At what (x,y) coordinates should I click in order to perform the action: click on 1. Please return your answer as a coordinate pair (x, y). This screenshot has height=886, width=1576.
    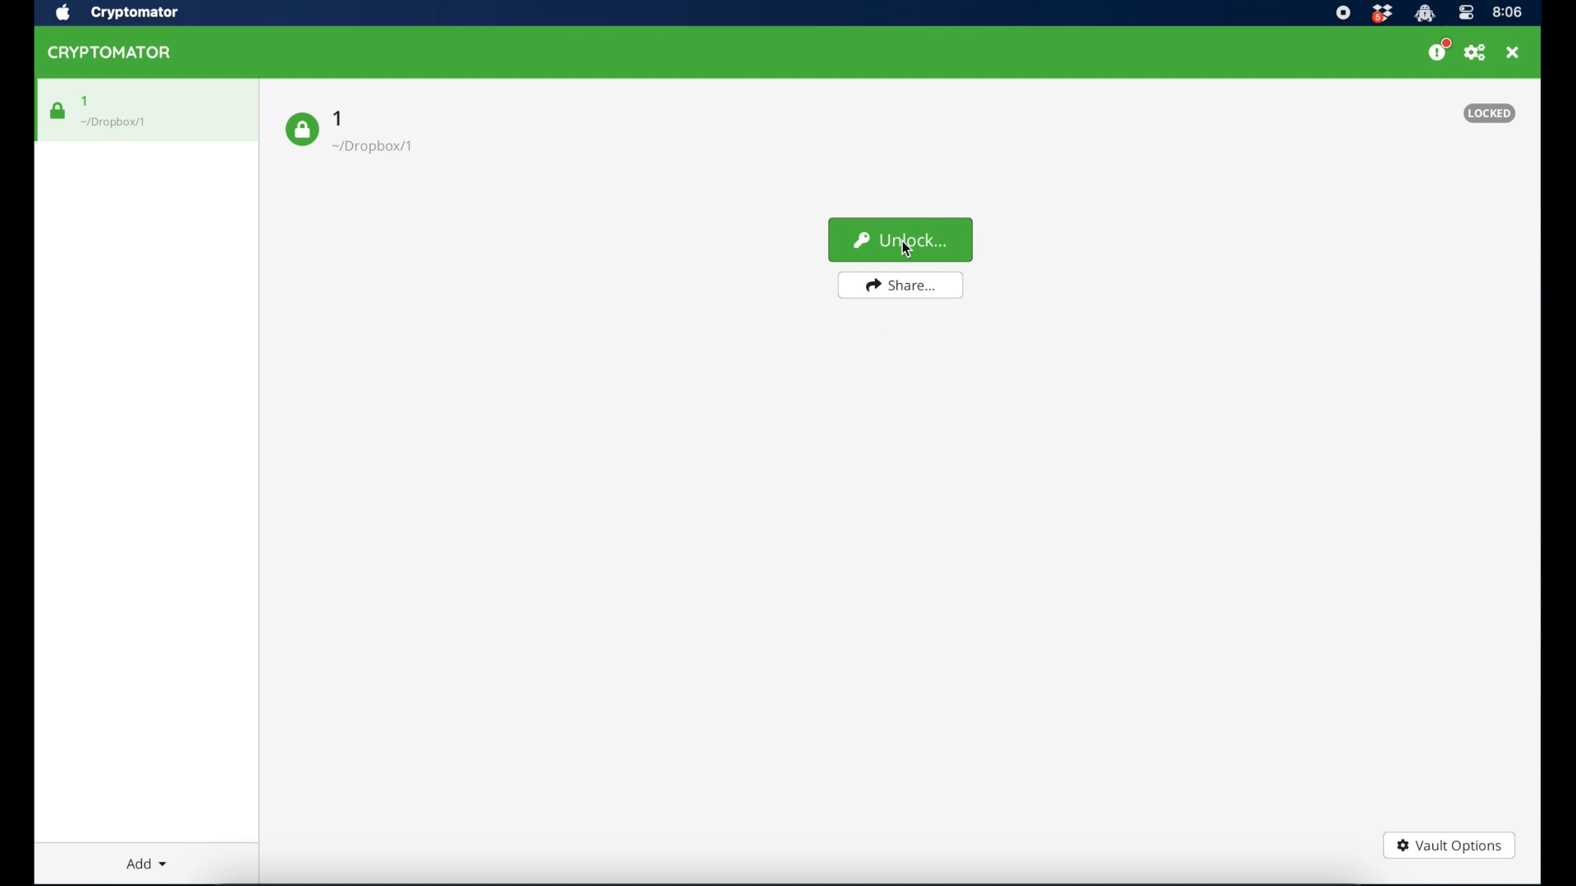
    Looking at the image, I should click on (85, 100).